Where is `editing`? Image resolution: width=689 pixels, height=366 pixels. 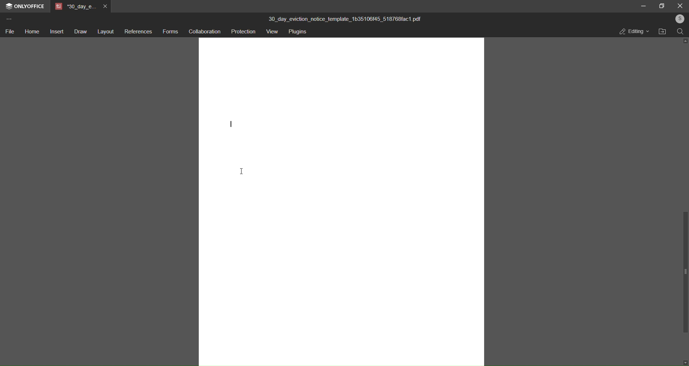
editing is located at coordinates (633, 32).